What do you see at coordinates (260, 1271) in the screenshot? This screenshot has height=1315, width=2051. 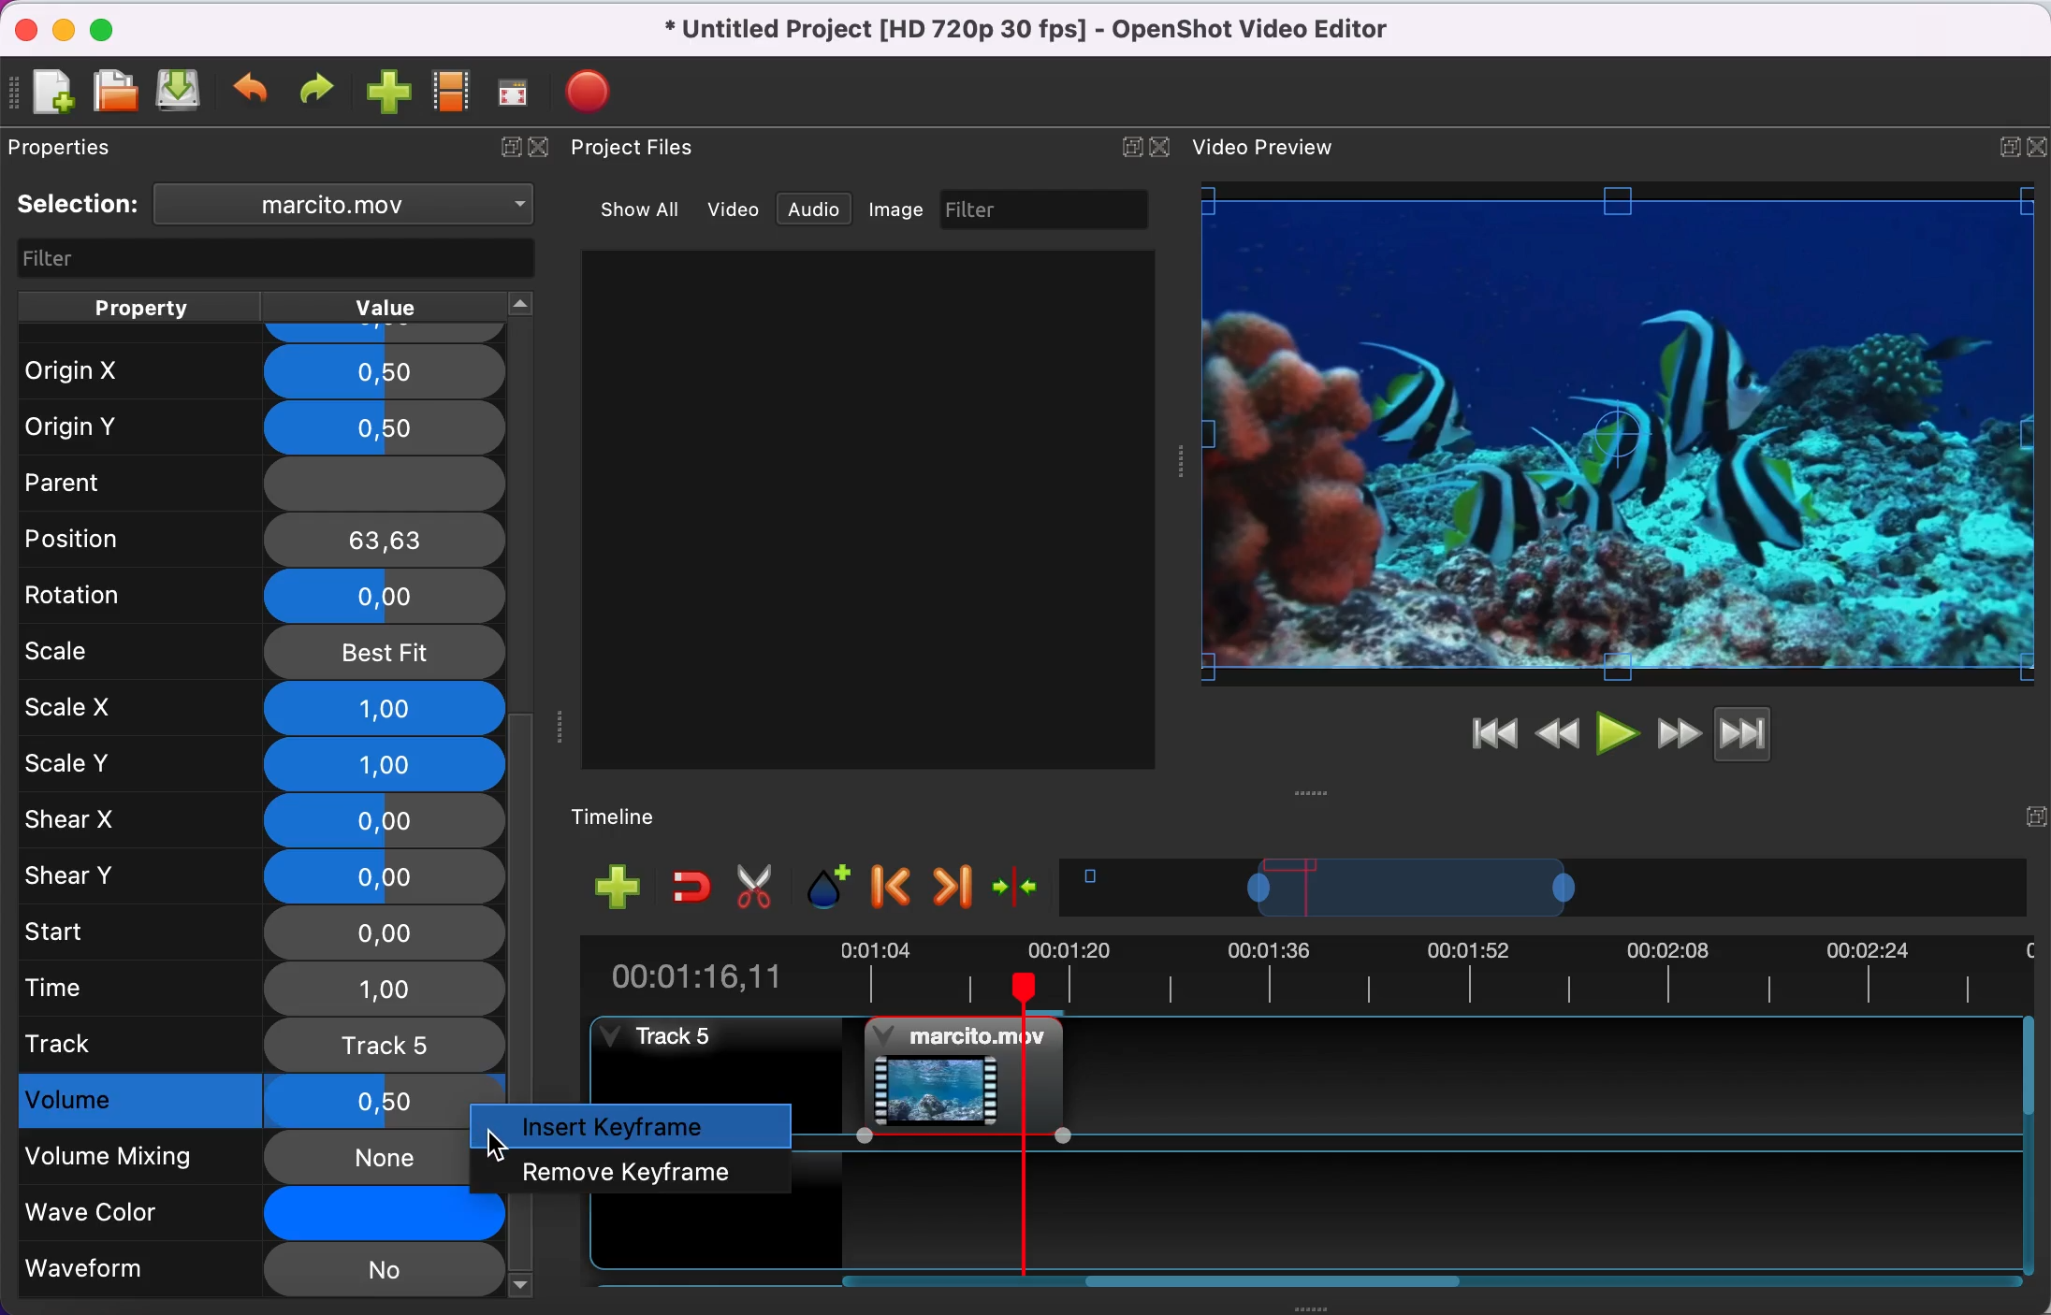 I see `waveform no` at bounding box center [260, 1271].